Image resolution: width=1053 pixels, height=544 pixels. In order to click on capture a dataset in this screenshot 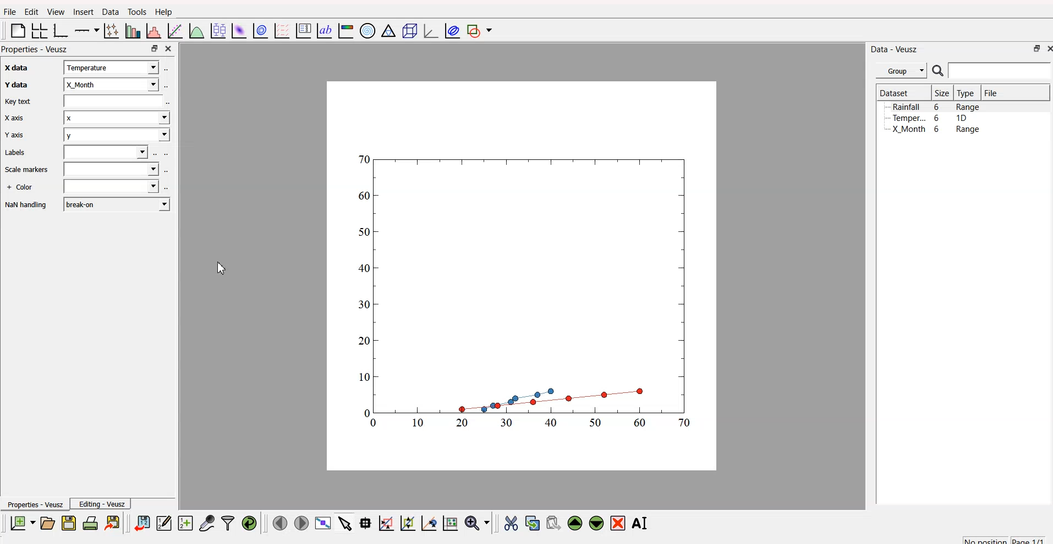, I will do `click(206, 521)`.